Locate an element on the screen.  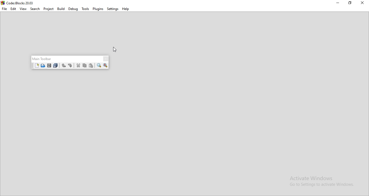
Tools  is located at coordinates (86, 9).